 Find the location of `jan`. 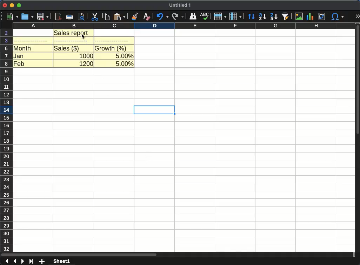

jan is located at coordinates (19, 55).